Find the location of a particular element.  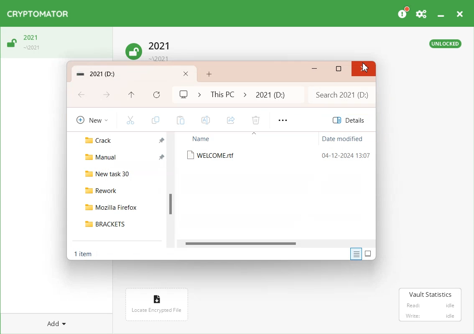

More is located at coordinates (282, 121).